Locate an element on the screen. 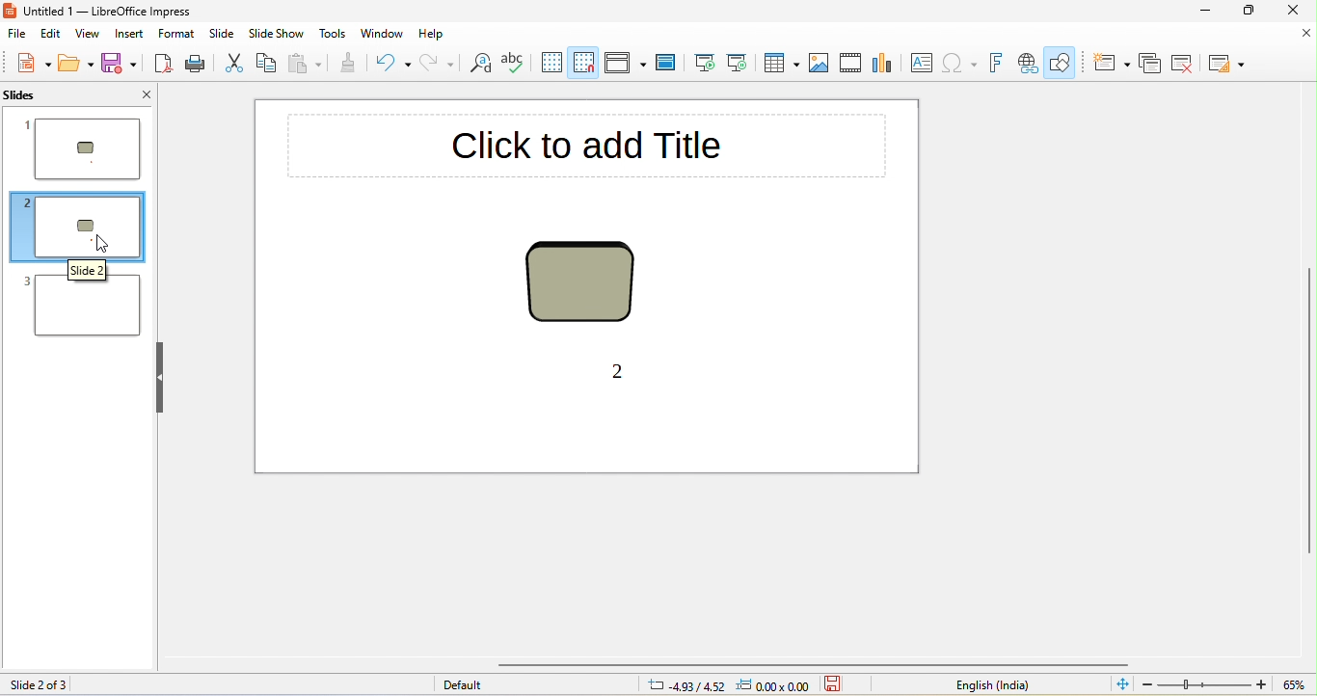 This screenshot has height=696, width=1317. text box is located at coordinates (919, 63).